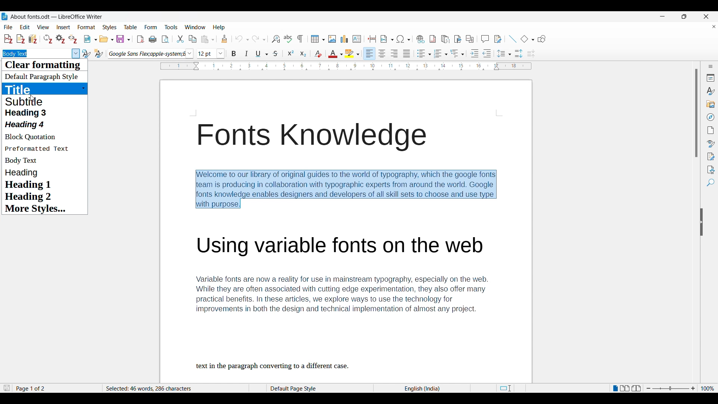 The height and width of the screenshot is (404, 718). I want to click on Minimize, so click(662, 16).